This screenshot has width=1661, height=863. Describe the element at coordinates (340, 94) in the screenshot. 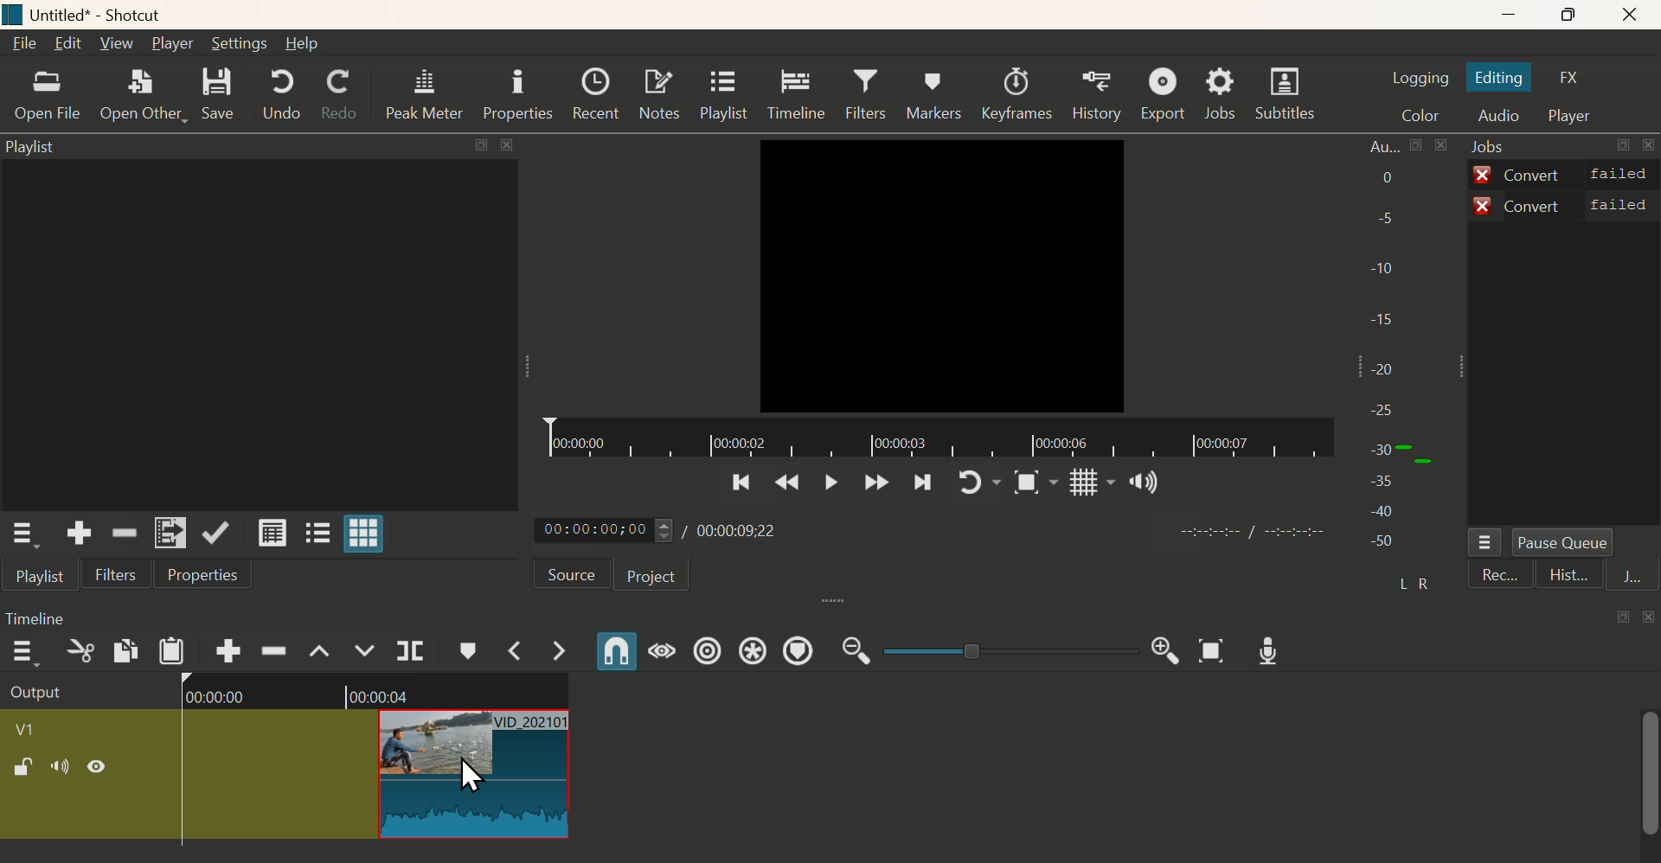

I see `Redo` at that location.